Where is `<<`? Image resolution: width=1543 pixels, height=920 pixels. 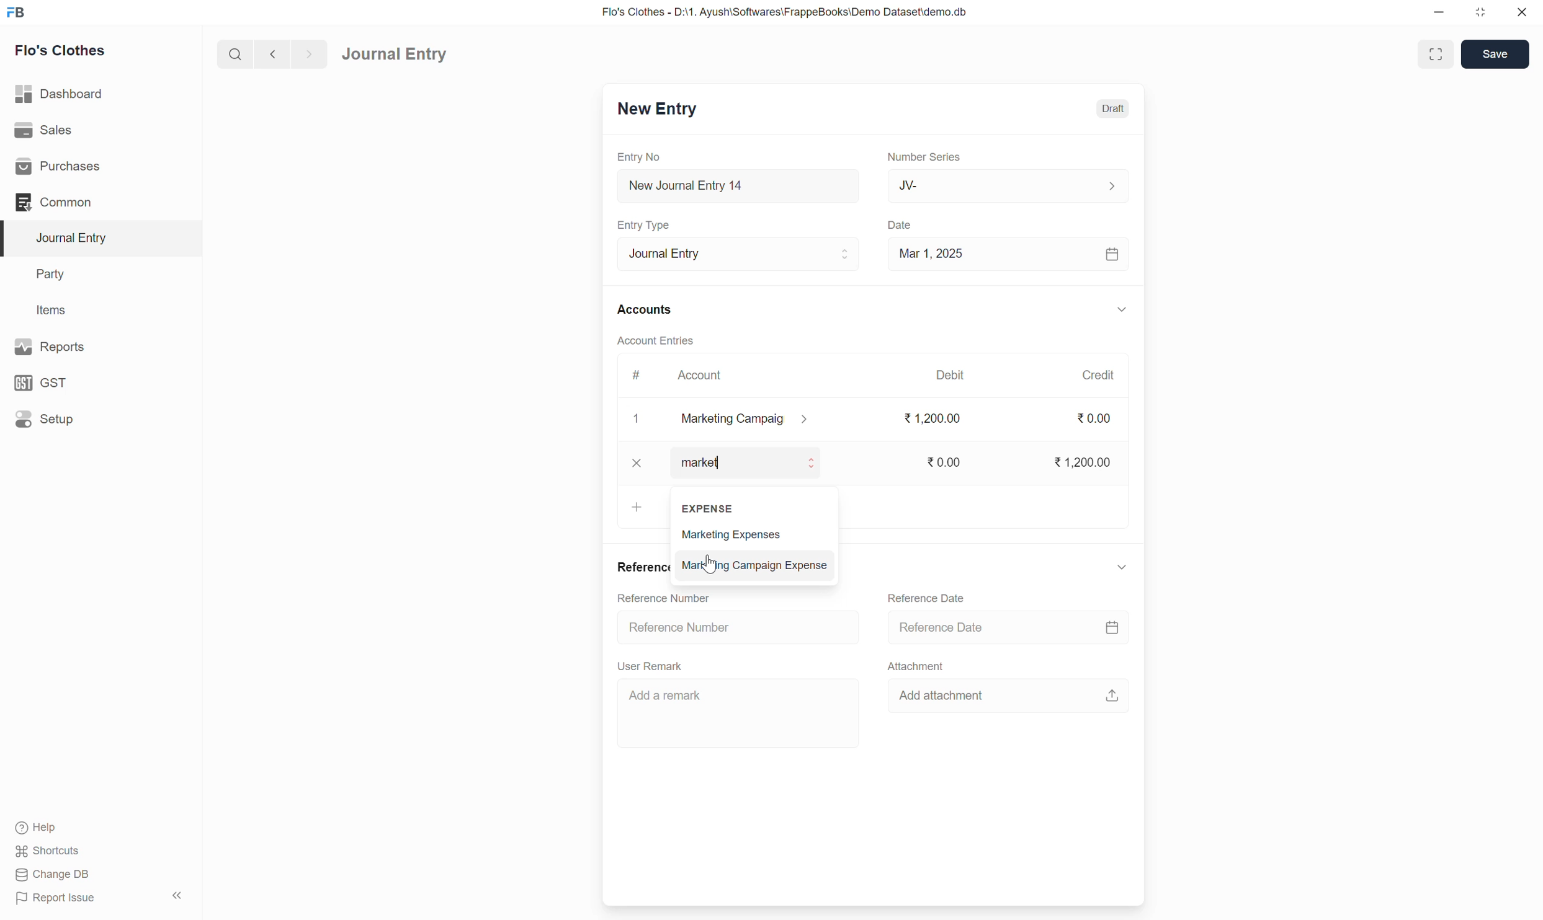 << is located at coordinates (177, 896).